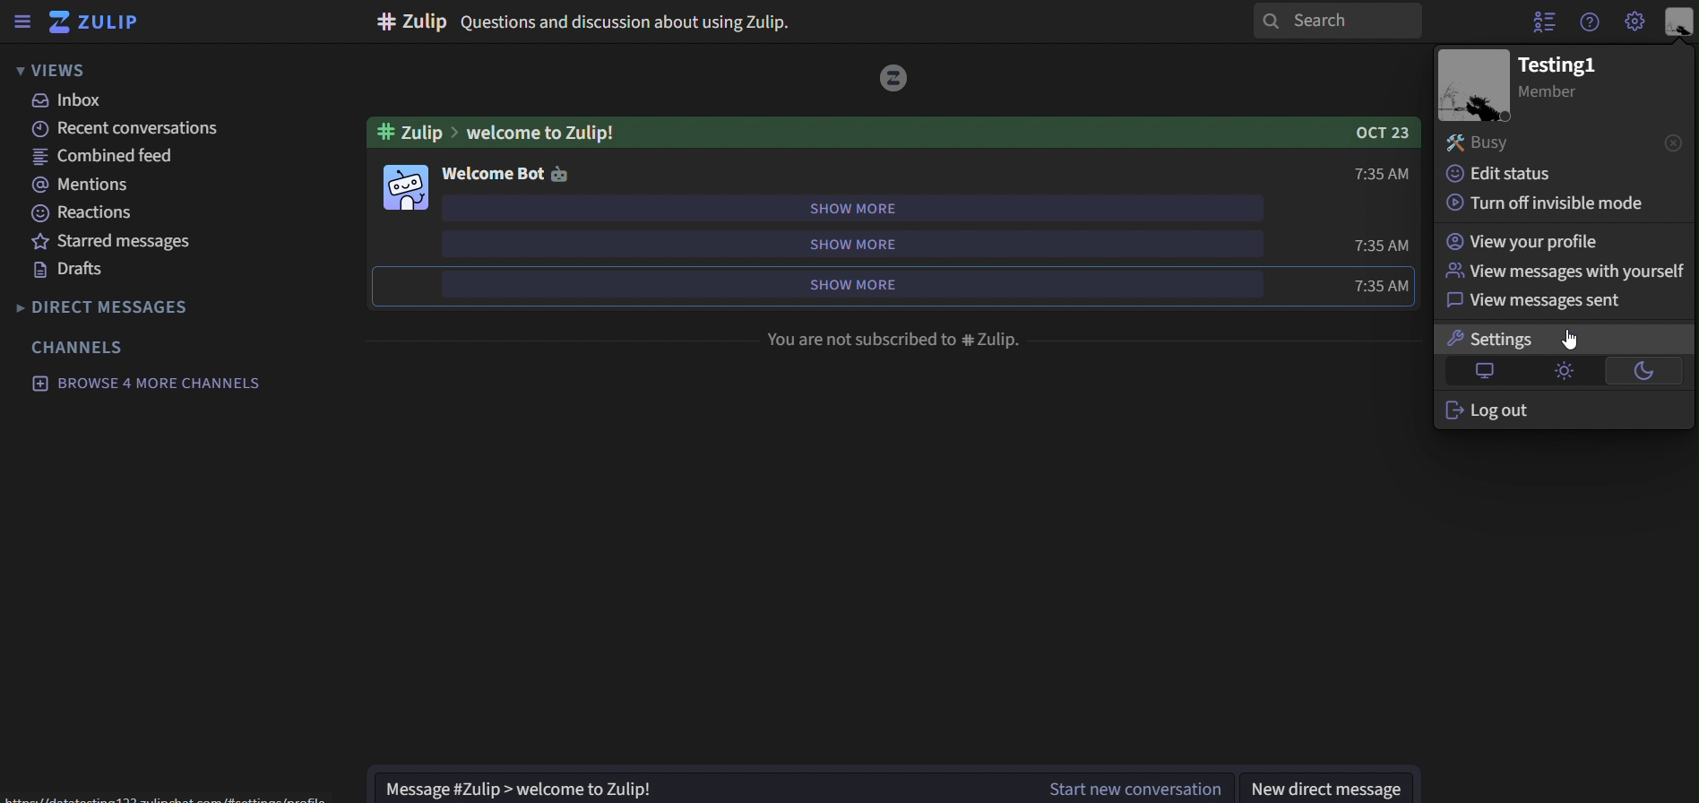  What do you see at coordinates (1488, 372) in the screenshot?
I see `default theme` at bounding box center [1488, 372].